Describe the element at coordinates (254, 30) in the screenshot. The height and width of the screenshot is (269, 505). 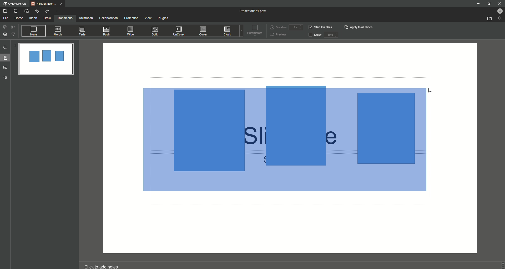
I see `Parameters` at that location.